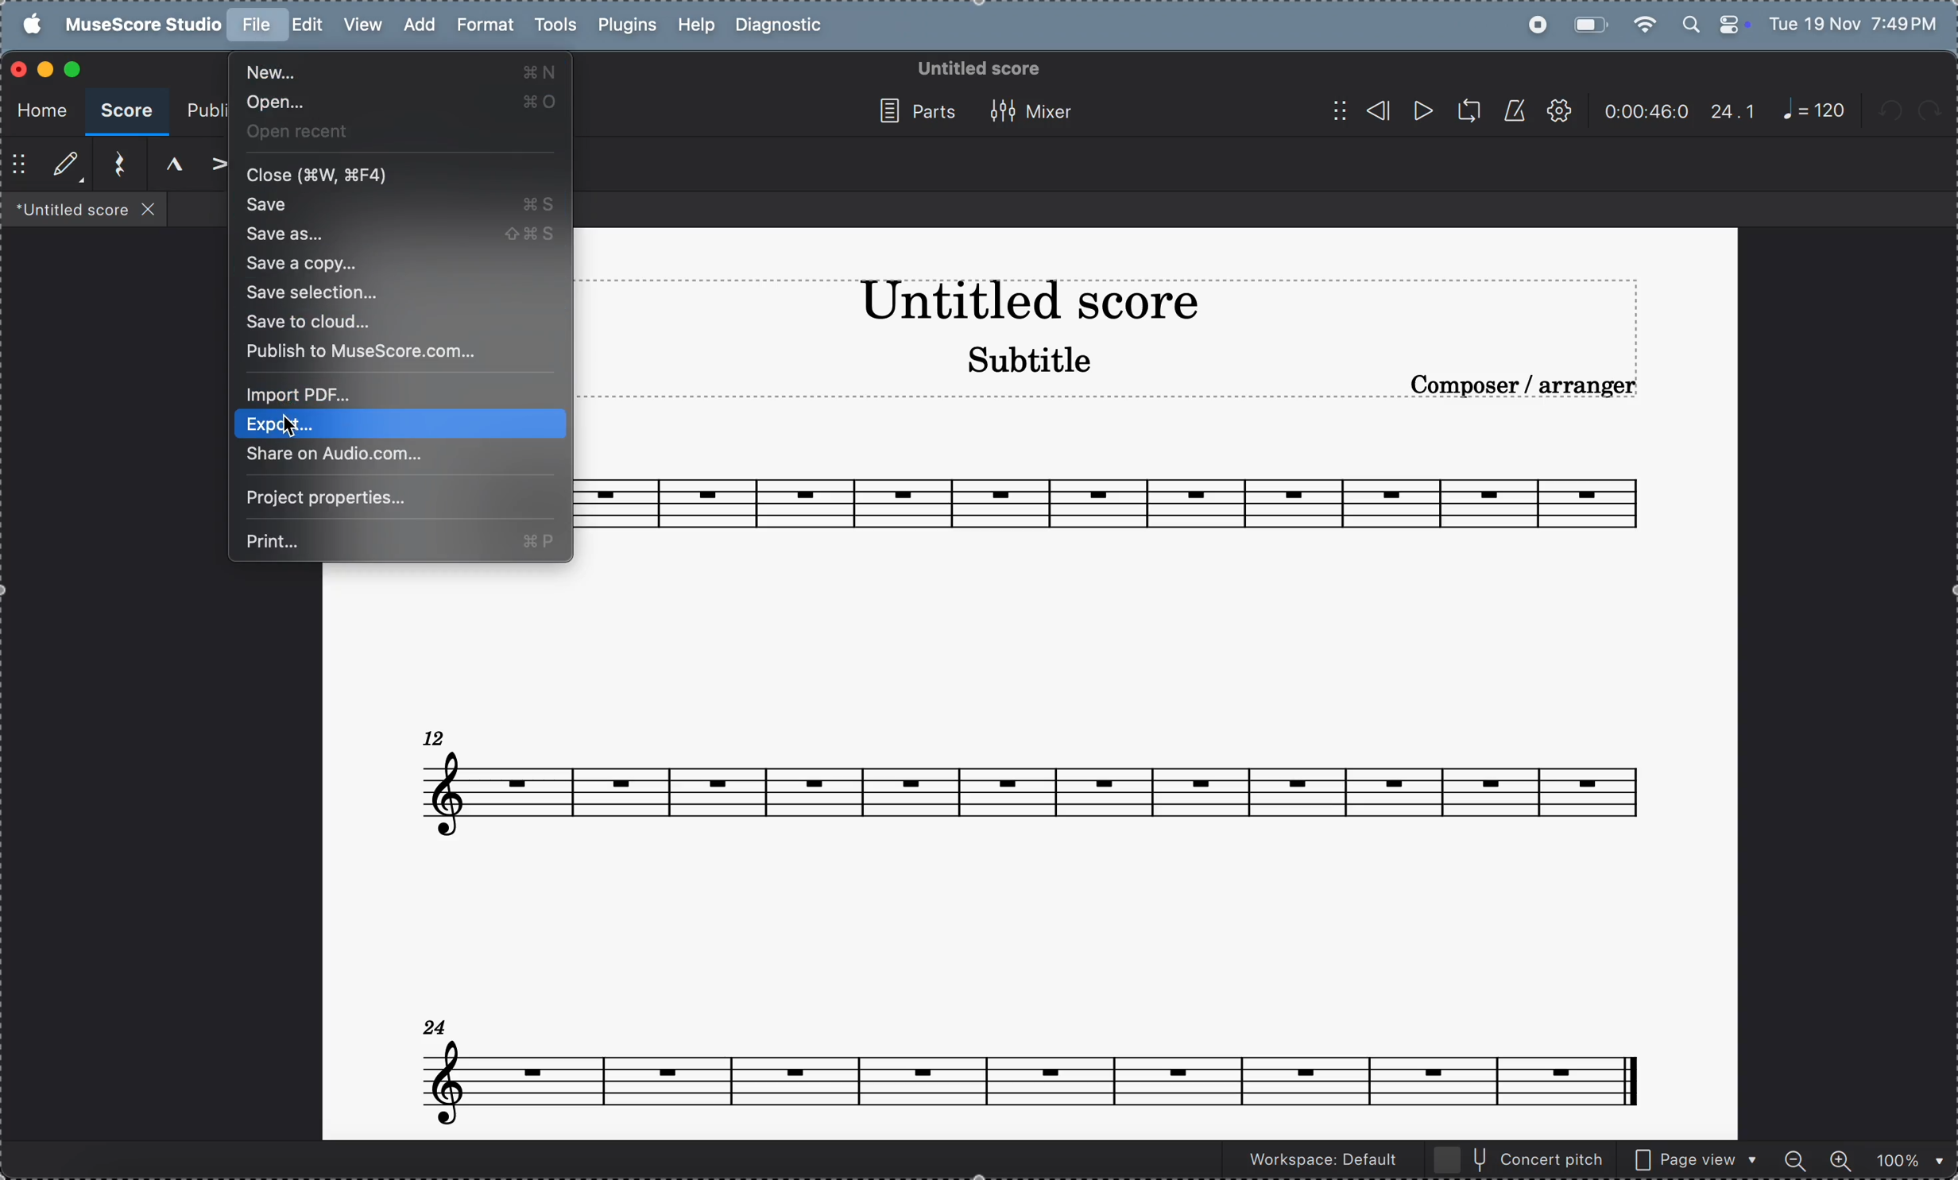 The image size is (1958, 1180). Describe the element at coordinates (416, 24) in the screenshot. I see `add` at that location.